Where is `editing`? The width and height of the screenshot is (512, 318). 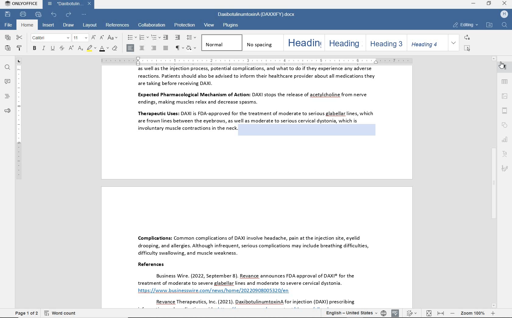 editing is located at coordinates (465, 25).